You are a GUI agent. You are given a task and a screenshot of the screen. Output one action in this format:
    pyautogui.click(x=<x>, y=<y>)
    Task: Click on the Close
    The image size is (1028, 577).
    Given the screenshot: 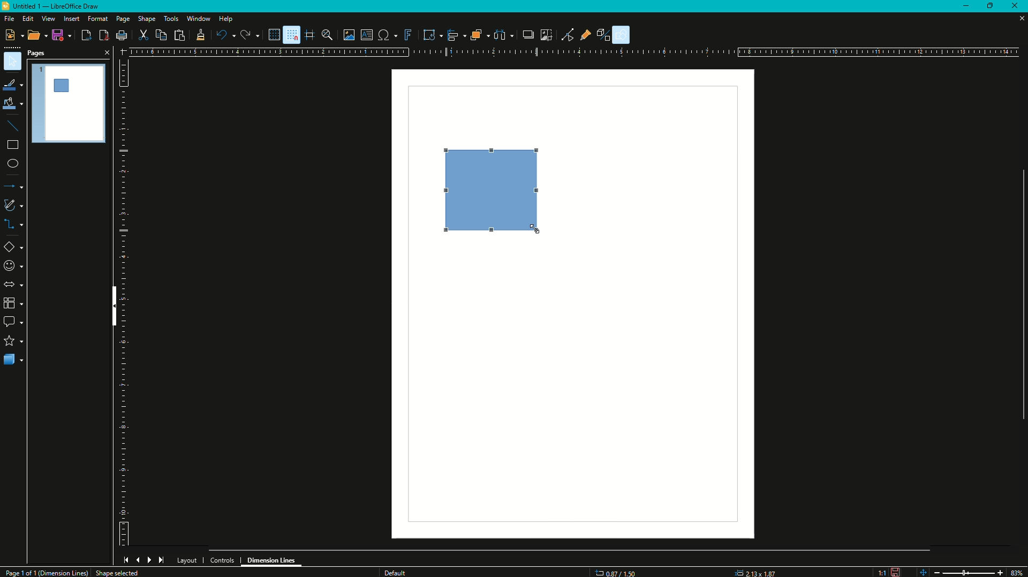 What is the action you would take?
    pyautogui.click(x=105, y=52)
    